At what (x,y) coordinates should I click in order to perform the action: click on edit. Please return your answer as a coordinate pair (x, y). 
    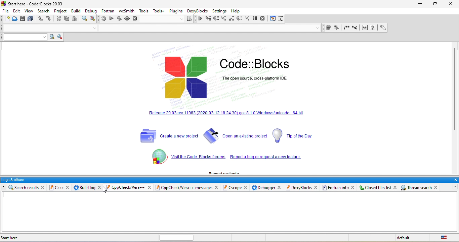
    Looking at the image, I should click on (17, 11).